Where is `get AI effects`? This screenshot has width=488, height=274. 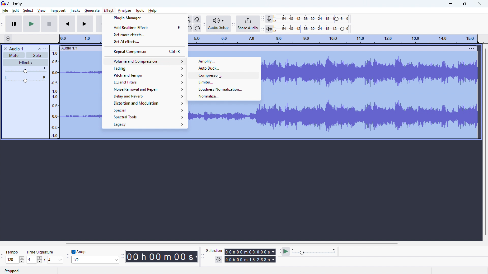
get AI effects is located at coordinates (144, 41).